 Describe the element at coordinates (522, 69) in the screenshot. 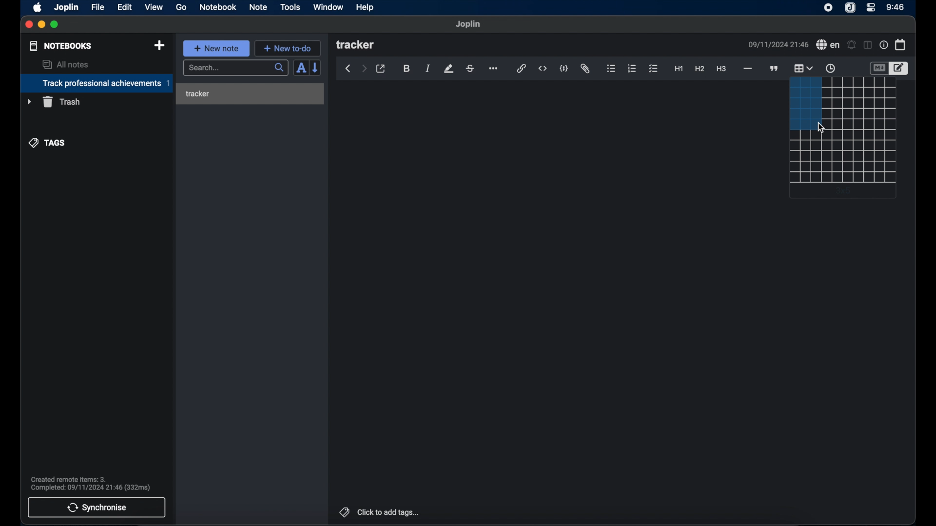

I see `hyperlink` at that location.